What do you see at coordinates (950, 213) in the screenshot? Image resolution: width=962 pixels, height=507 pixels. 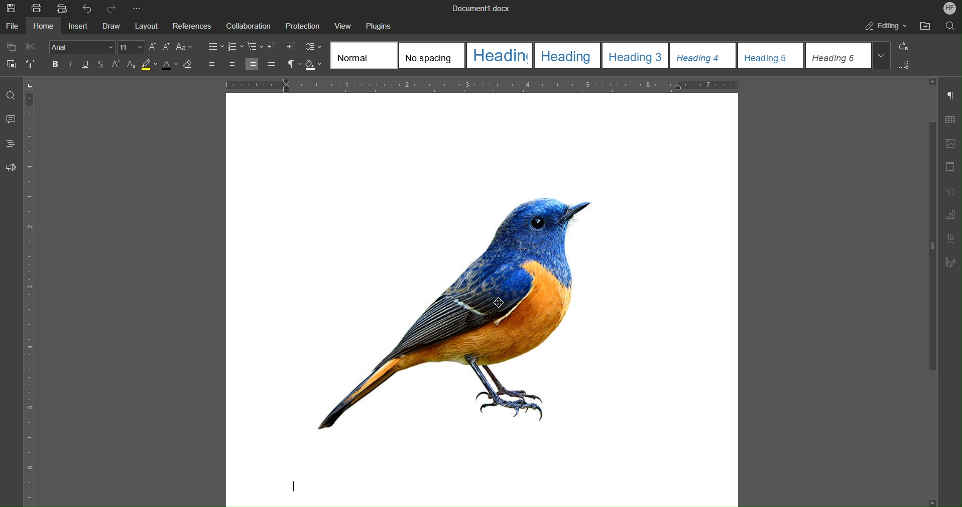 I see `Graph Settings` at bounding box center [950, 213].